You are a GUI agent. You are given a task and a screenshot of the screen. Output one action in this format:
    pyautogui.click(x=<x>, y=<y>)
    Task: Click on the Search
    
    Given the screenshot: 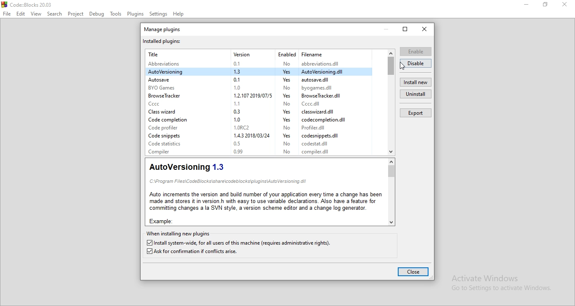 What is the action you would take?
    pyautogui.click(x=54, y=14)
    